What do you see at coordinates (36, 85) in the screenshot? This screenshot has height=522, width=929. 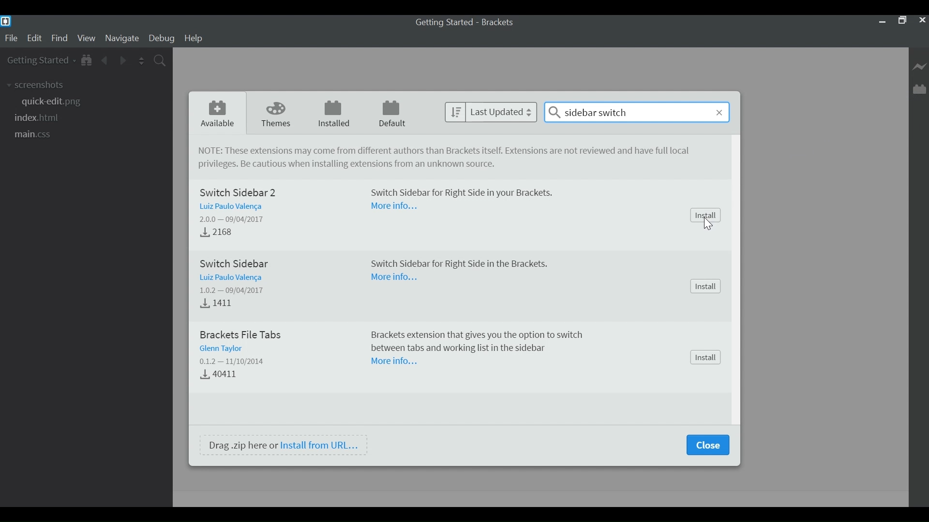 I see `screenshots` at bounding box center [36, 85].